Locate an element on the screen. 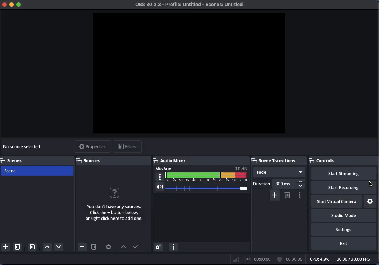 This screenshot has height=265, width=379. Controls is located at coordinates (343, 160).